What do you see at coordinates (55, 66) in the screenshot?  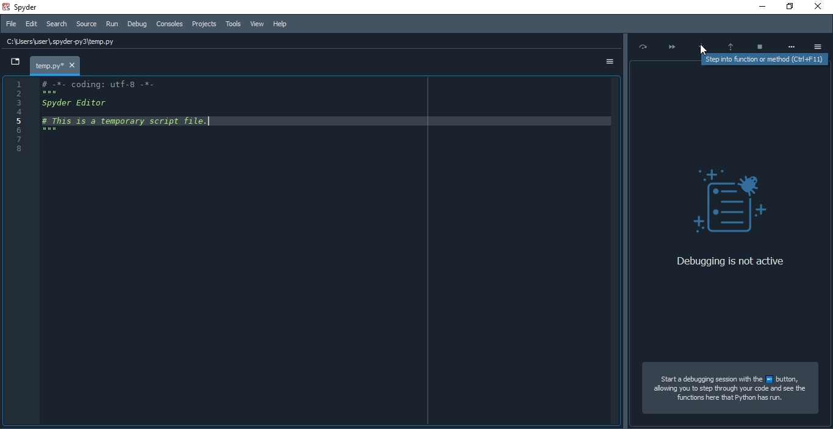 I see `temp.py` at bounding box center [55, 66].